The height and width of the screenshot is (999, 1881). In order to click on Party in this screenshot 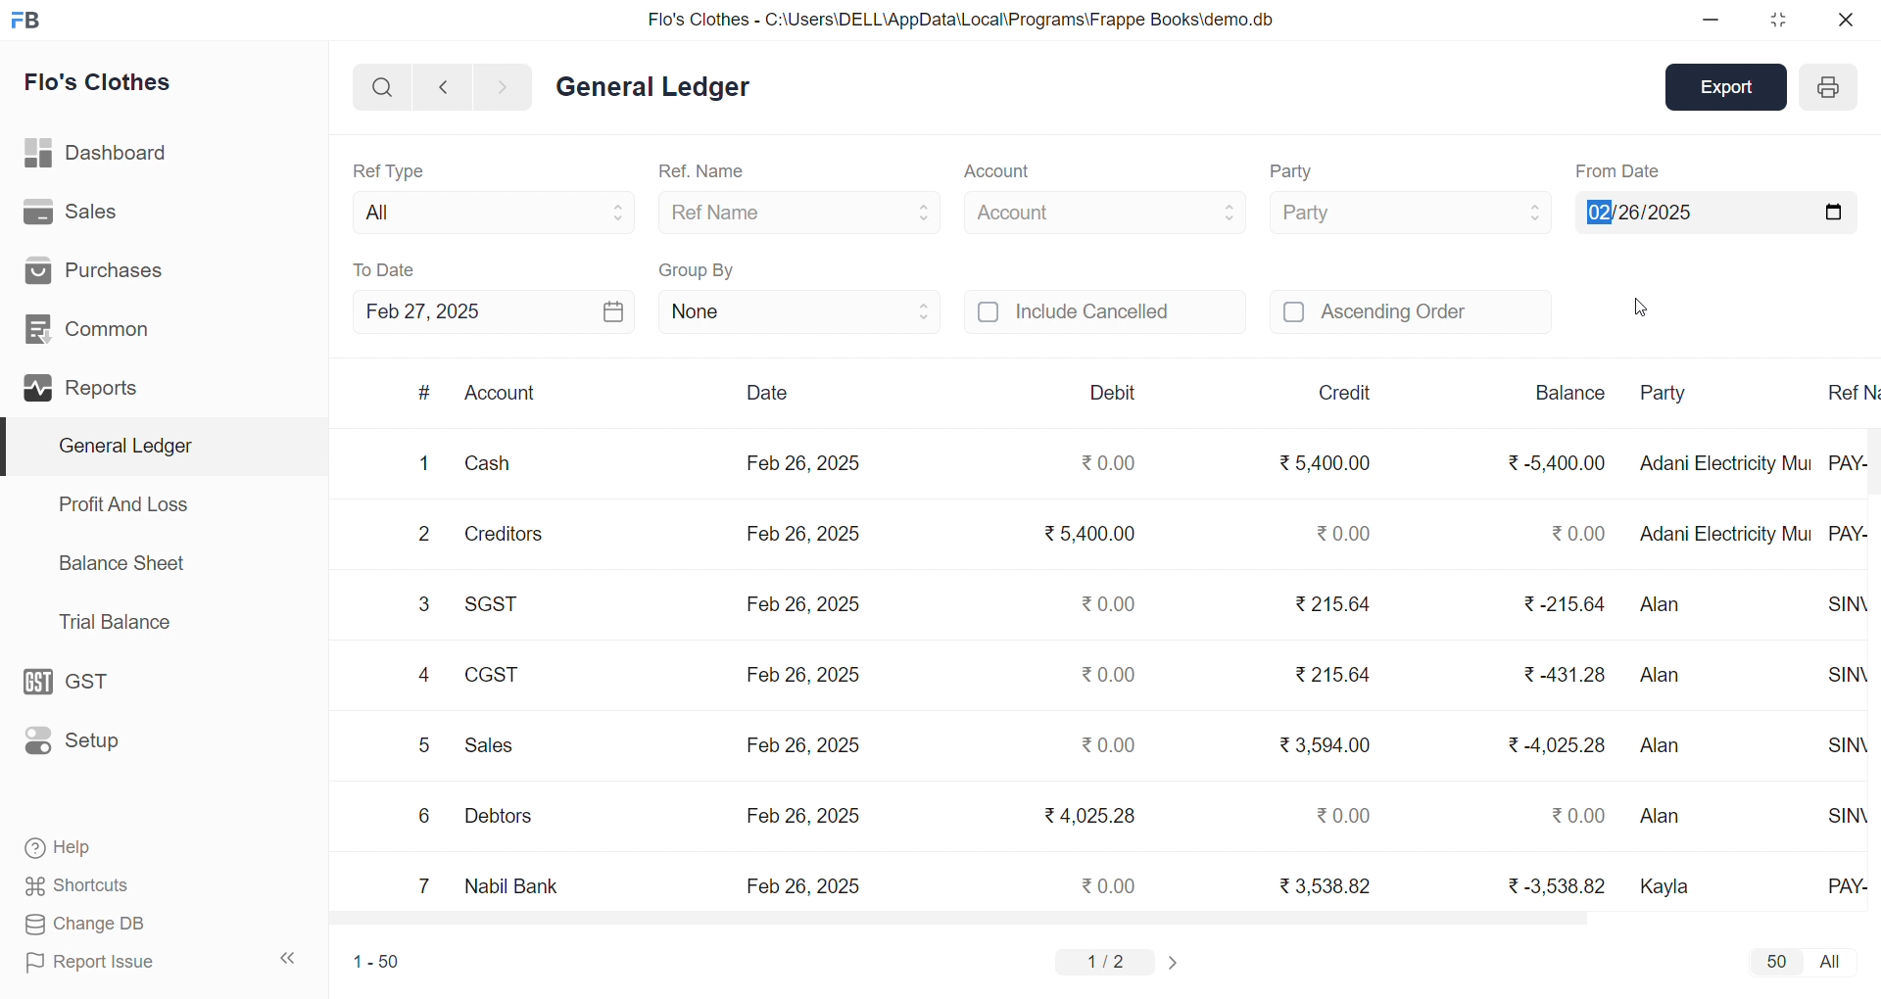, I will do `click(1295, 172)`.